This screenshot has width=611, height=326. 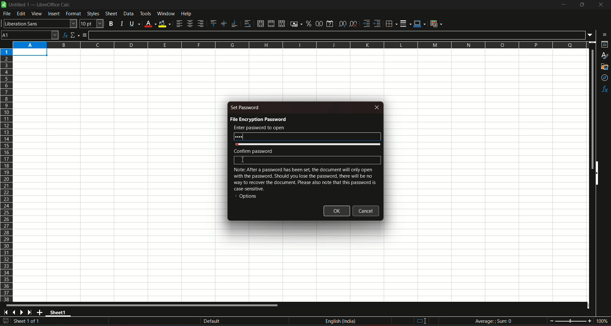 What do you see at coordinates (64, 34) in the screenshot?
I see `function wizard` at bounding box center [64, 34].